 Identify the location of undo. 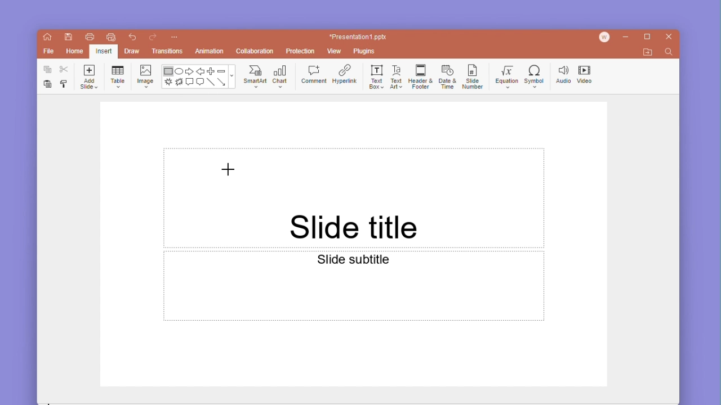
(131, 37).